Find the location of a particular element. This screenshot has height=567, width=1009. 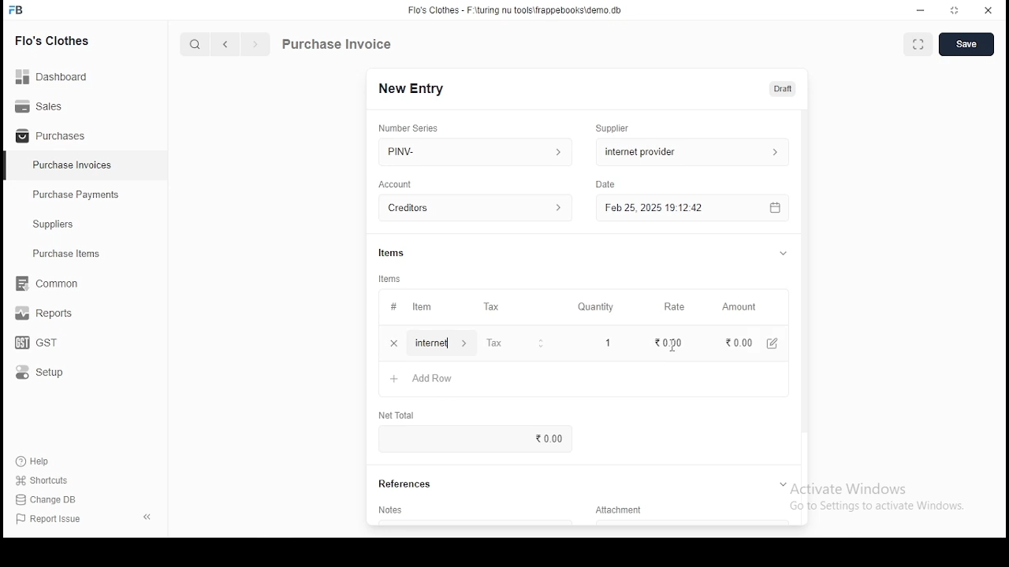

0.00 is located at coordinates (553, 438).